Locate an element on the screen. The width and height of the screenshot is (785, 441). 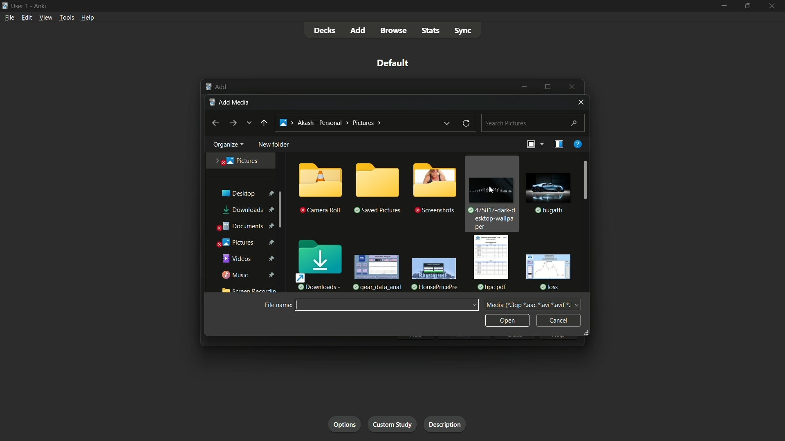
pictures is located at coordinates (237, 160).